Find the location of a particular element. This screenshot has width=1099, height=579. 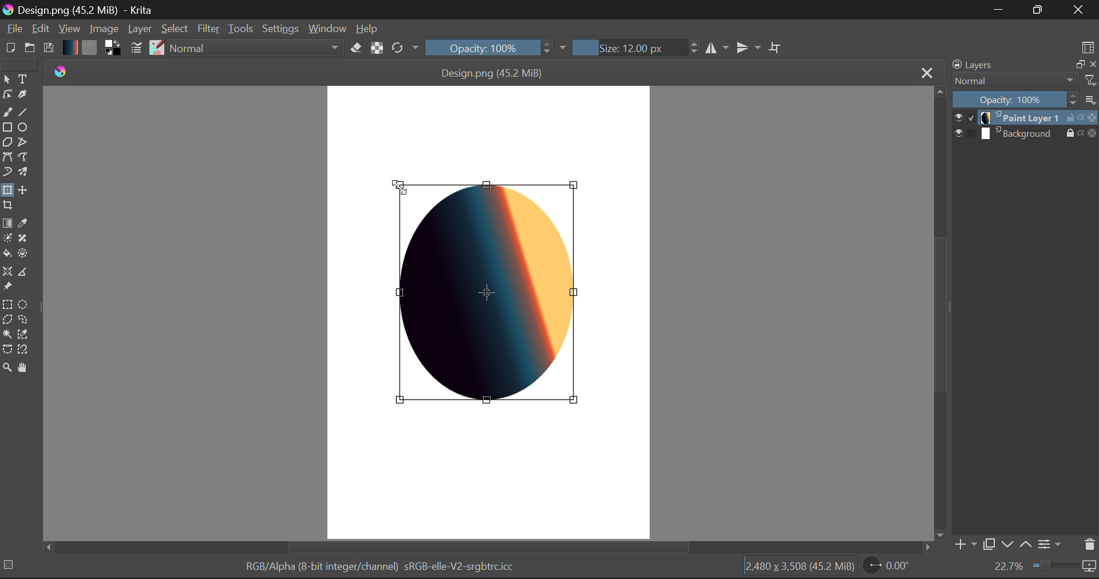

Opacity is located at coordinates (497, 47).